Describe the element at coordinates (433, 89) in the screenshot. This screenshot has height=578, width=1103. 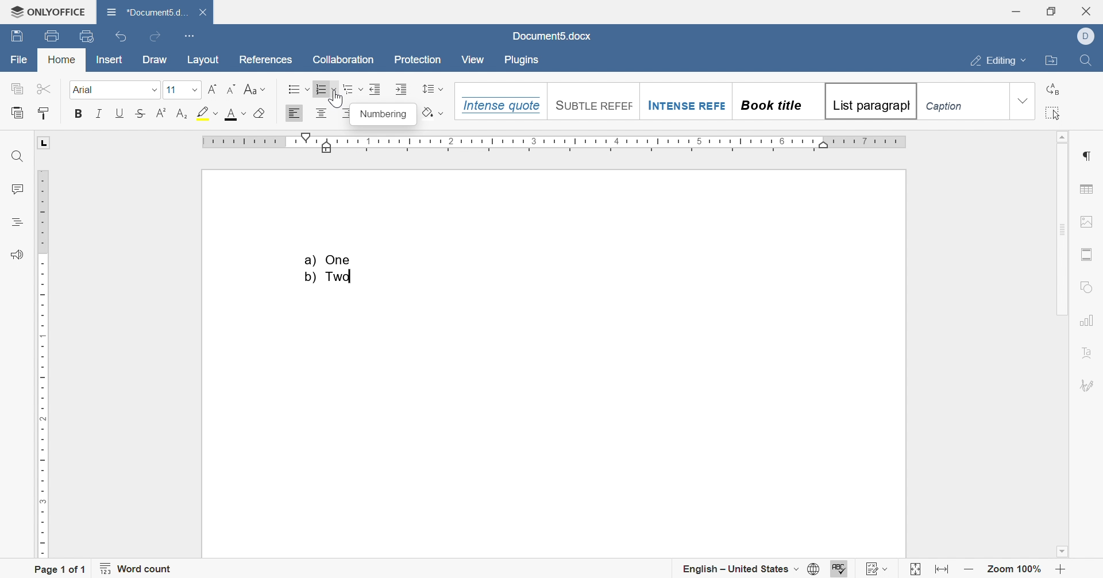
I see `line spacing` at that location.